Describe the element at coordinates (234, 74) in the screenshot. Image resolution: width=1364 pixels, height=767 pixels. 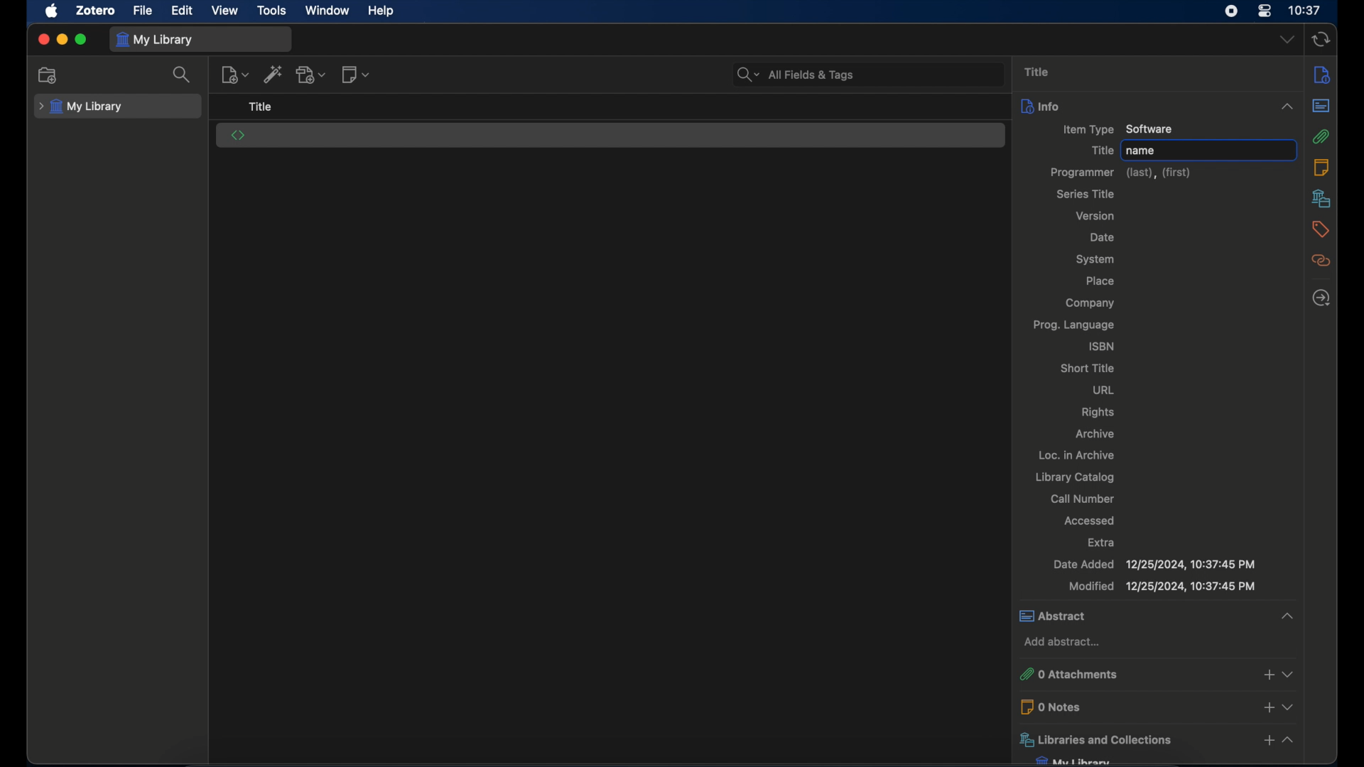
I see `new item` at that location.